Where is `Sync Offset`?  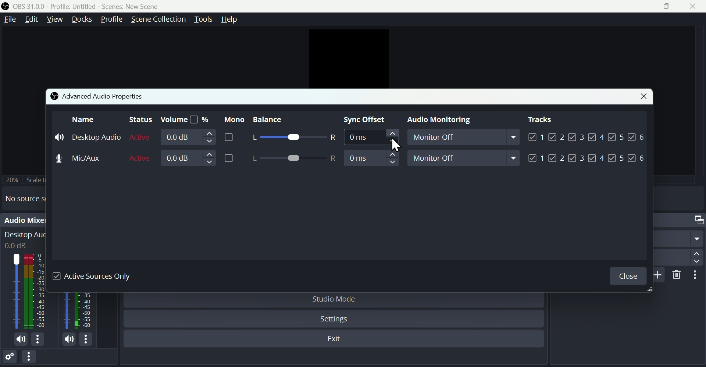
Sync Offset is located at coordinates (371, 158).